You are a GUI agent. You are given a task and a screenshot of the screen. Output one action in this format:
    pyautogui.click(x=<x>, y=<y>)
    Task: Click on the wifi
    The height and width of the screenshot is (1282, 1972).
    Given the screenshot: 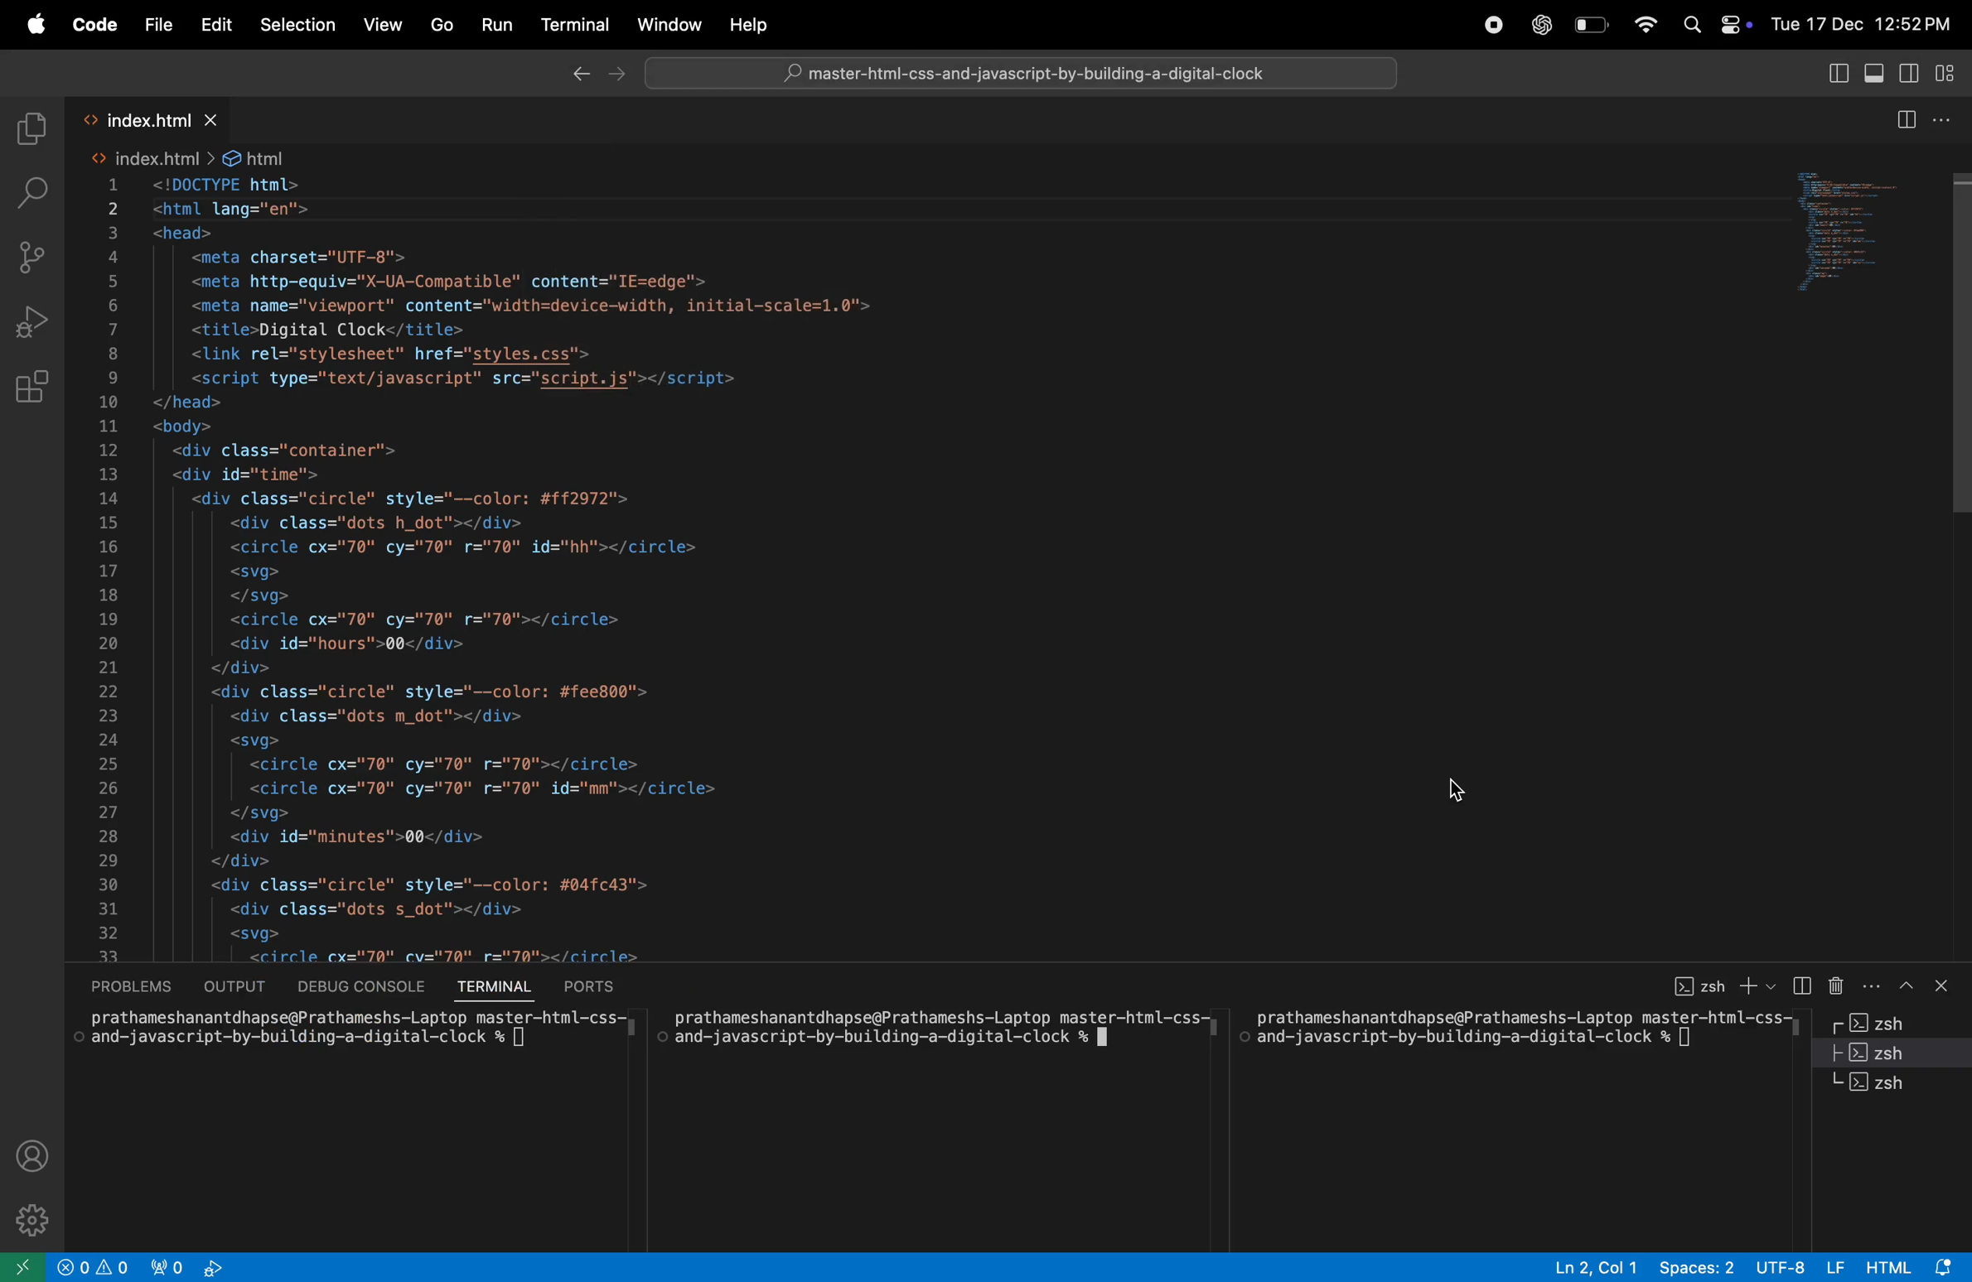 What is the action you would take?
    pyautogui.click(x=1647, y=27)
    